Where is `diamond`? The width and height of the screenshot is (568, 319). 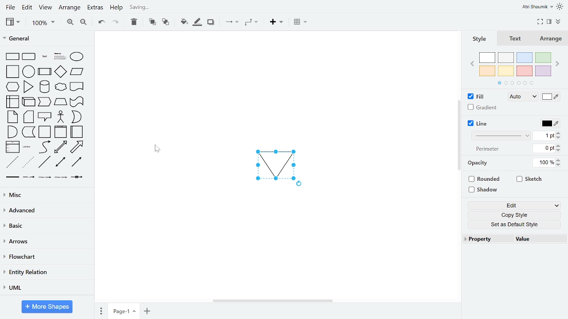 diamond is located at coordinates (60, 72).